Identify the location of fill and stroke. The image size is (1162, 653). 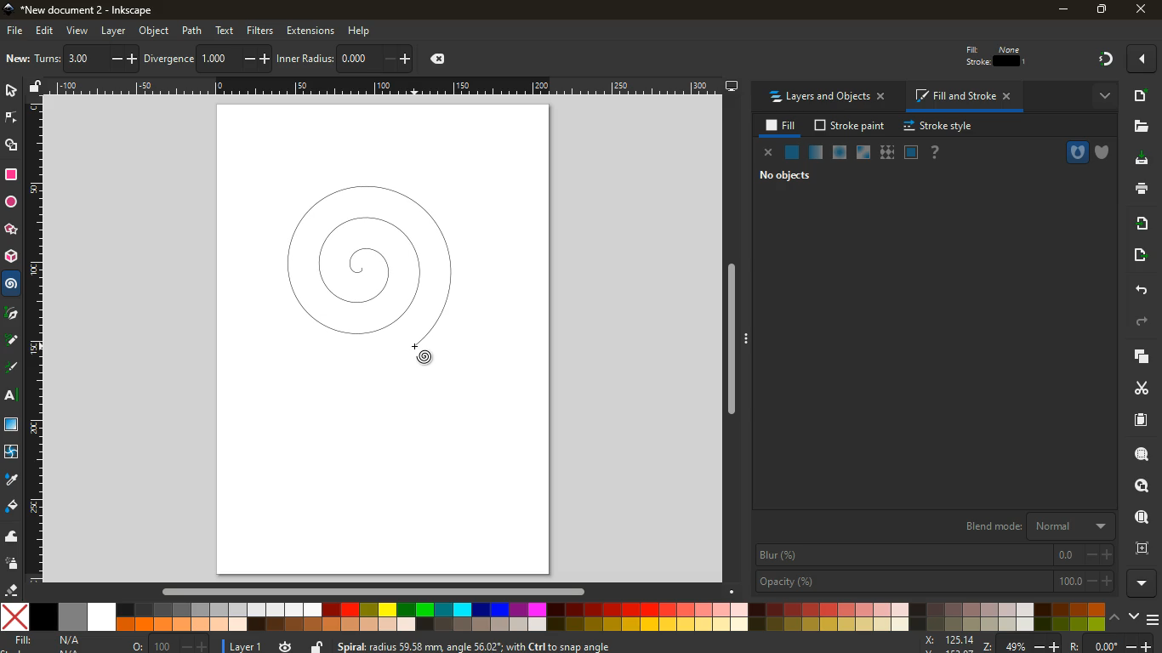
(962, 97).